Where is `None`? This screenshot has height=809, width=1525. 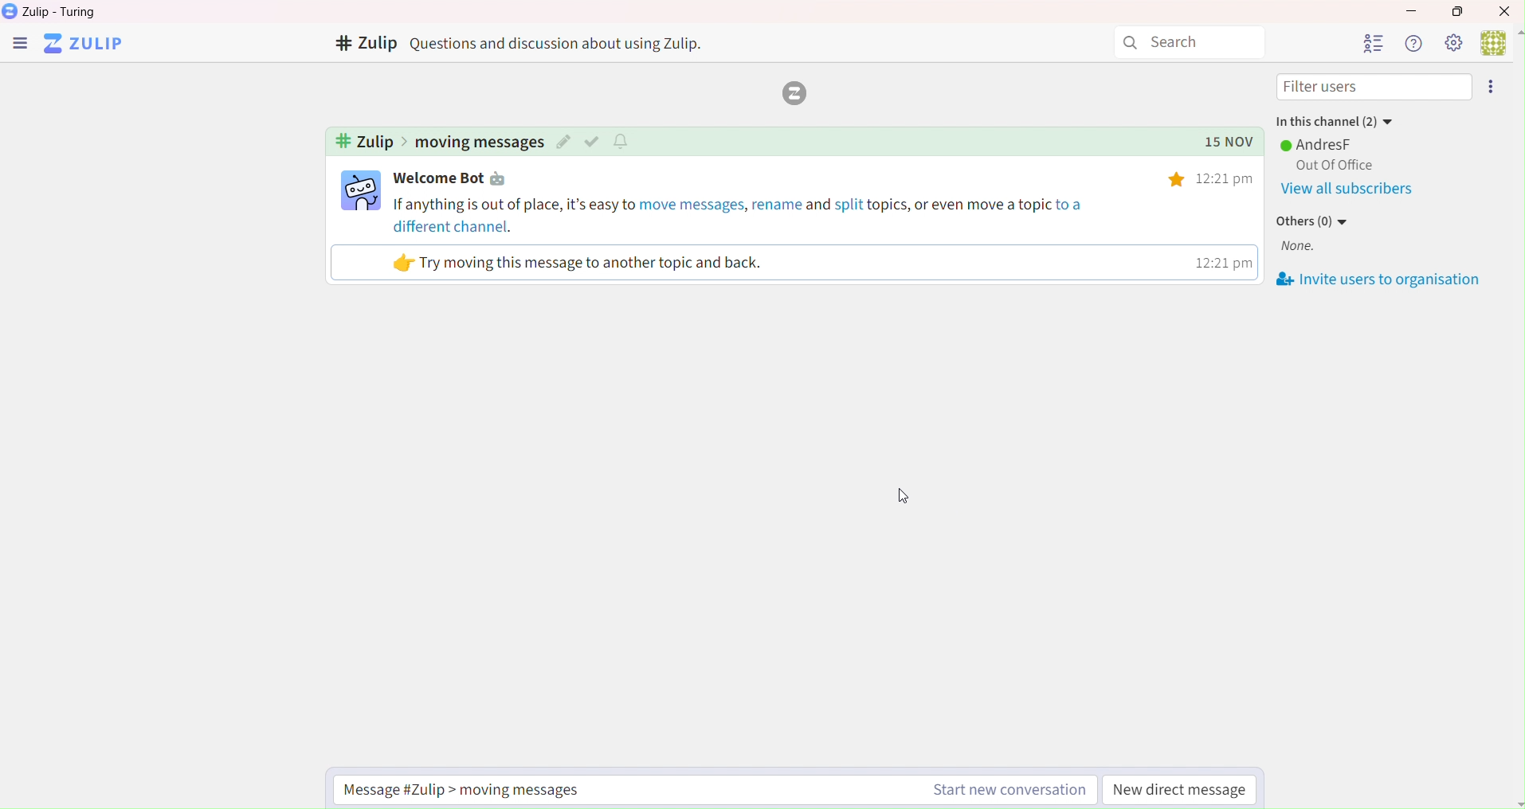
None is located at coordinates (1304, 248).